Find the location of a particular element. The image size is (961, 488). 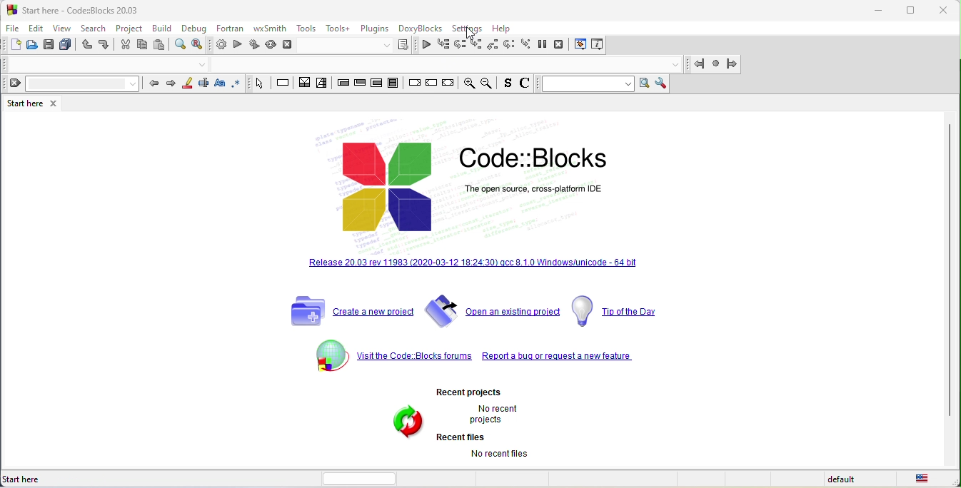

next line is located at coordinates (459, 48).